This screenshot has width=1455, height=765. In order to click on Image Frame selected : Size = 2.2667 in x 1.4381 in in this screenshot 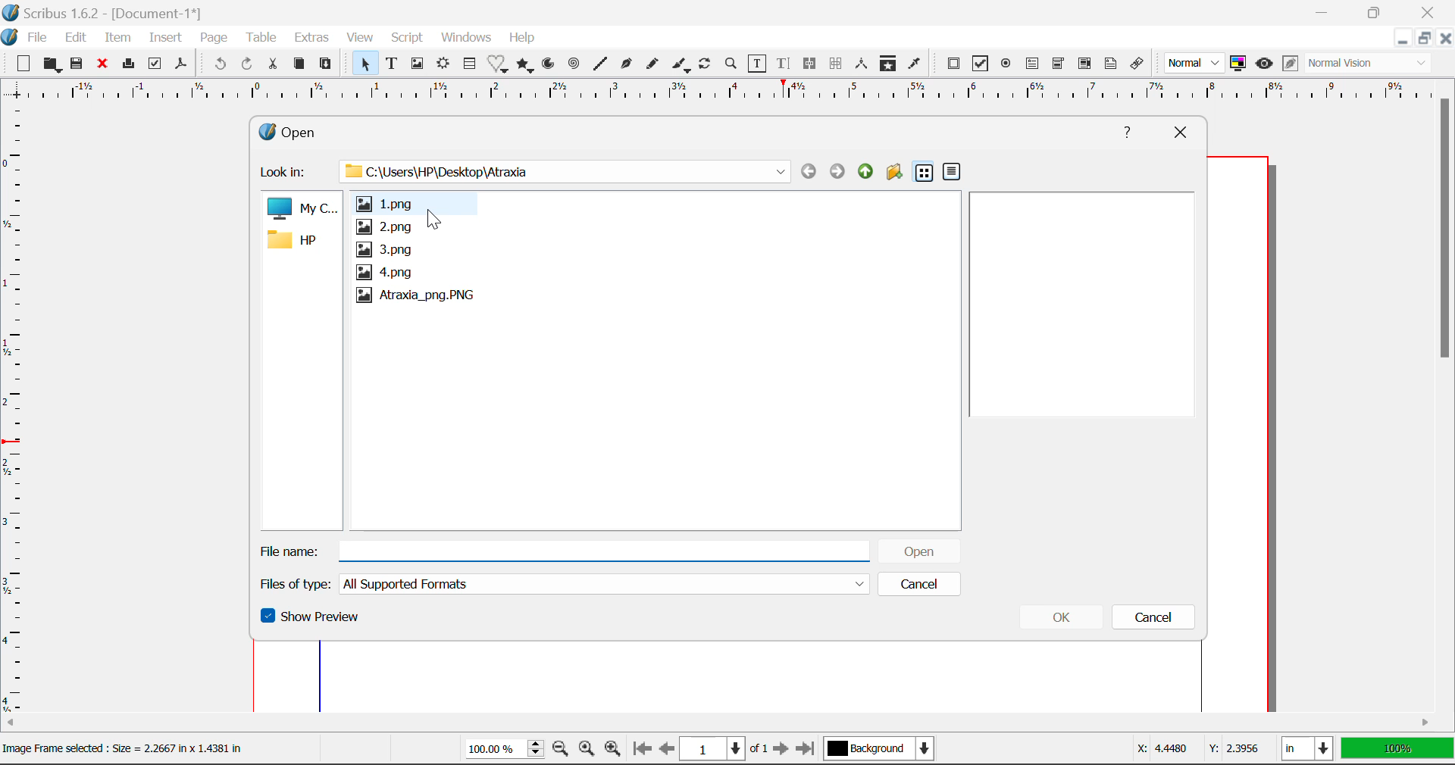, I will do `click(126, 749)`.